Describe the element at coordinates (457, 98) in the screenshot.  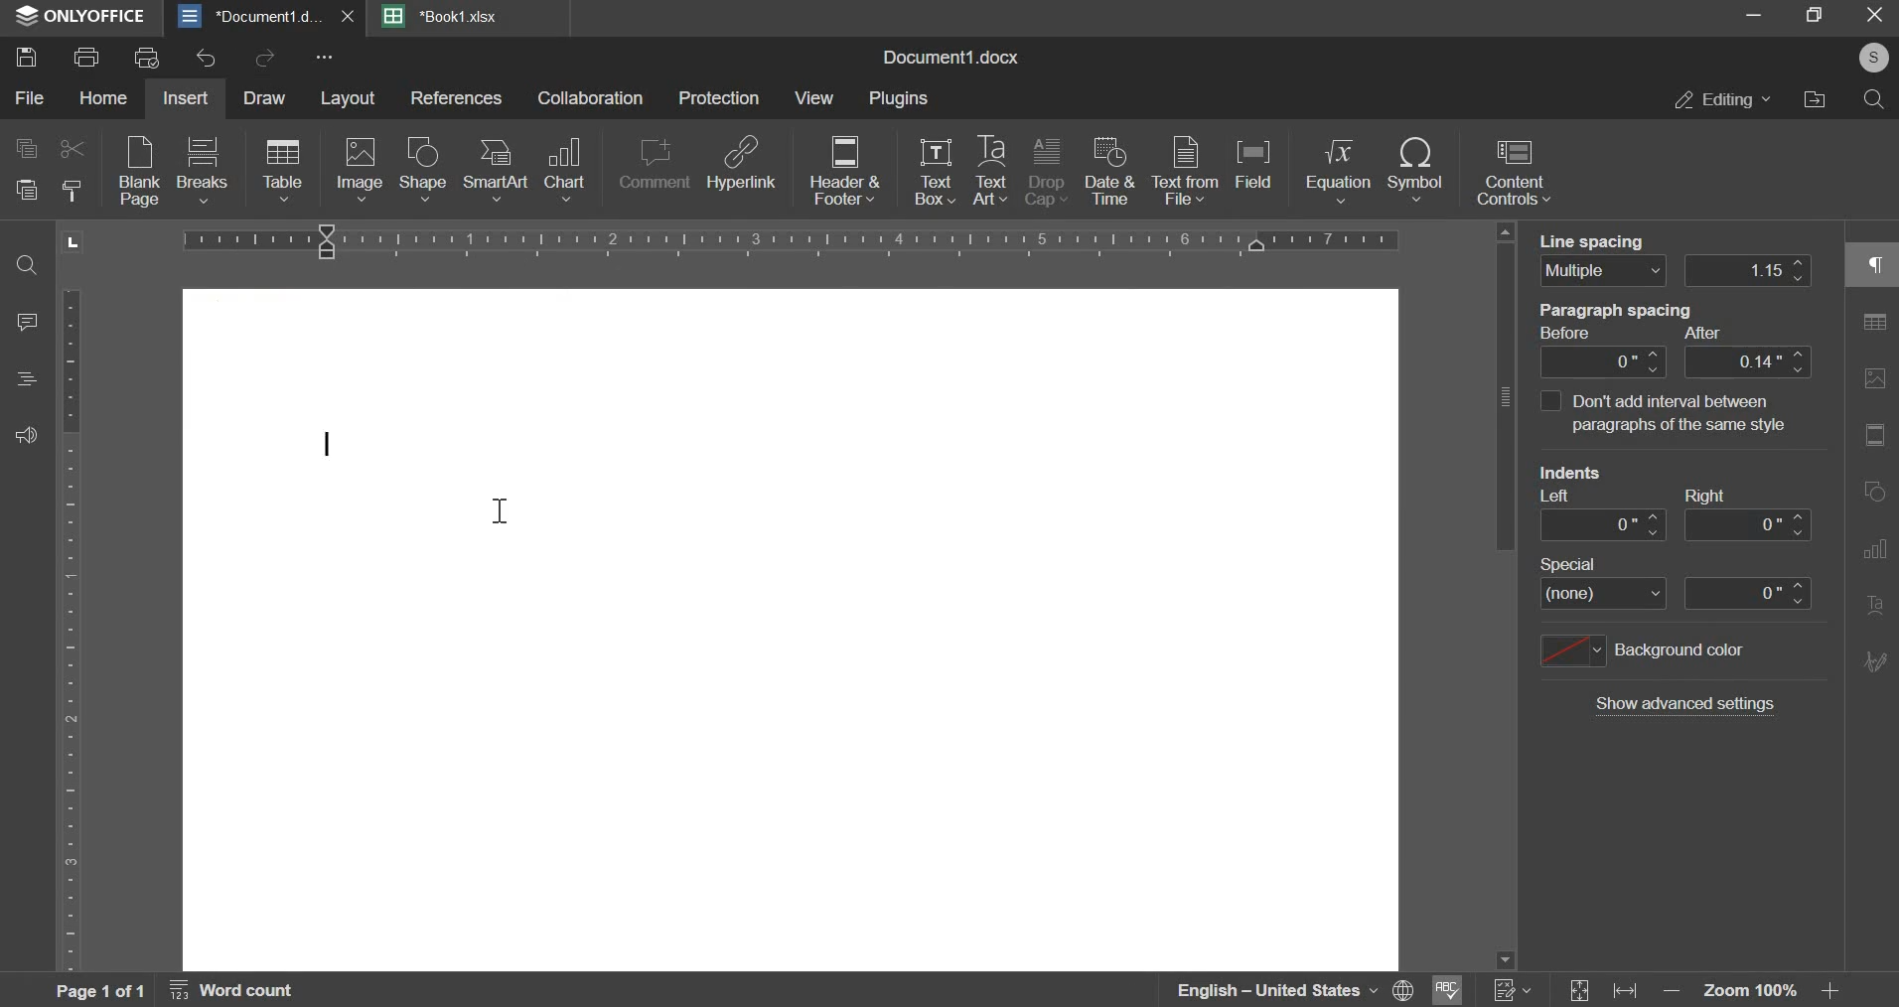
I see `references` at that location.